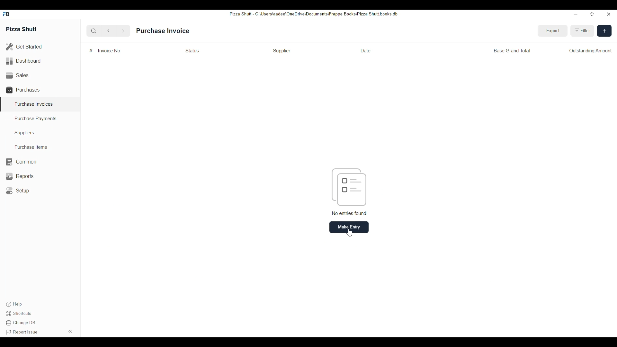  I want to click on Setup, so click(19, 191).